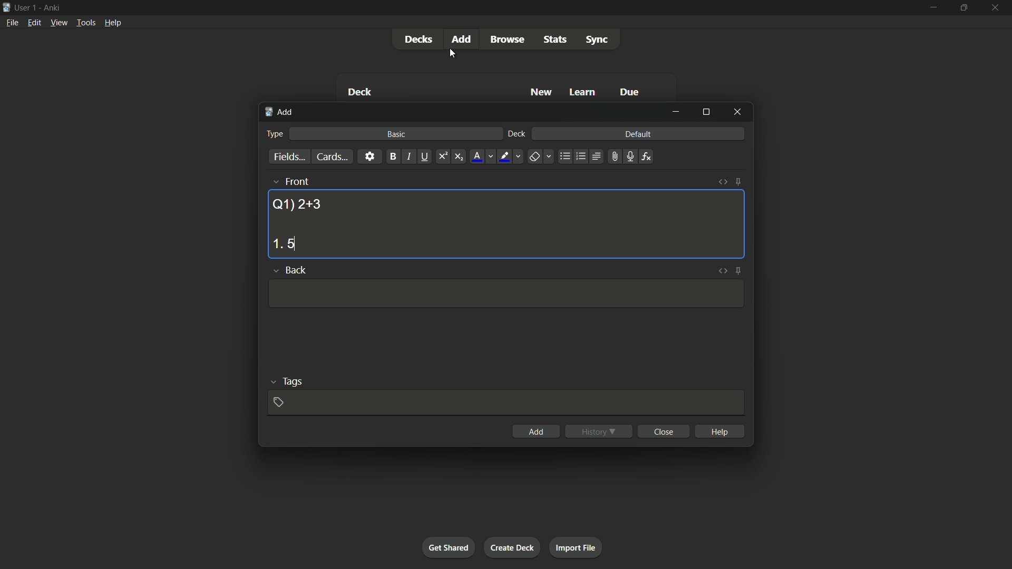  I want to click on fields, so click(289, 158).